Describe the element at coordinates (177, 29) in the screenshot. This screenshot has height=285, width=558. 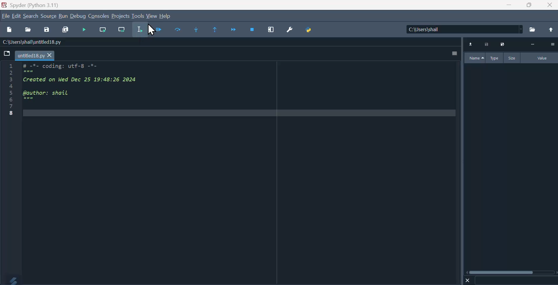
I see `Replace text` at that location.